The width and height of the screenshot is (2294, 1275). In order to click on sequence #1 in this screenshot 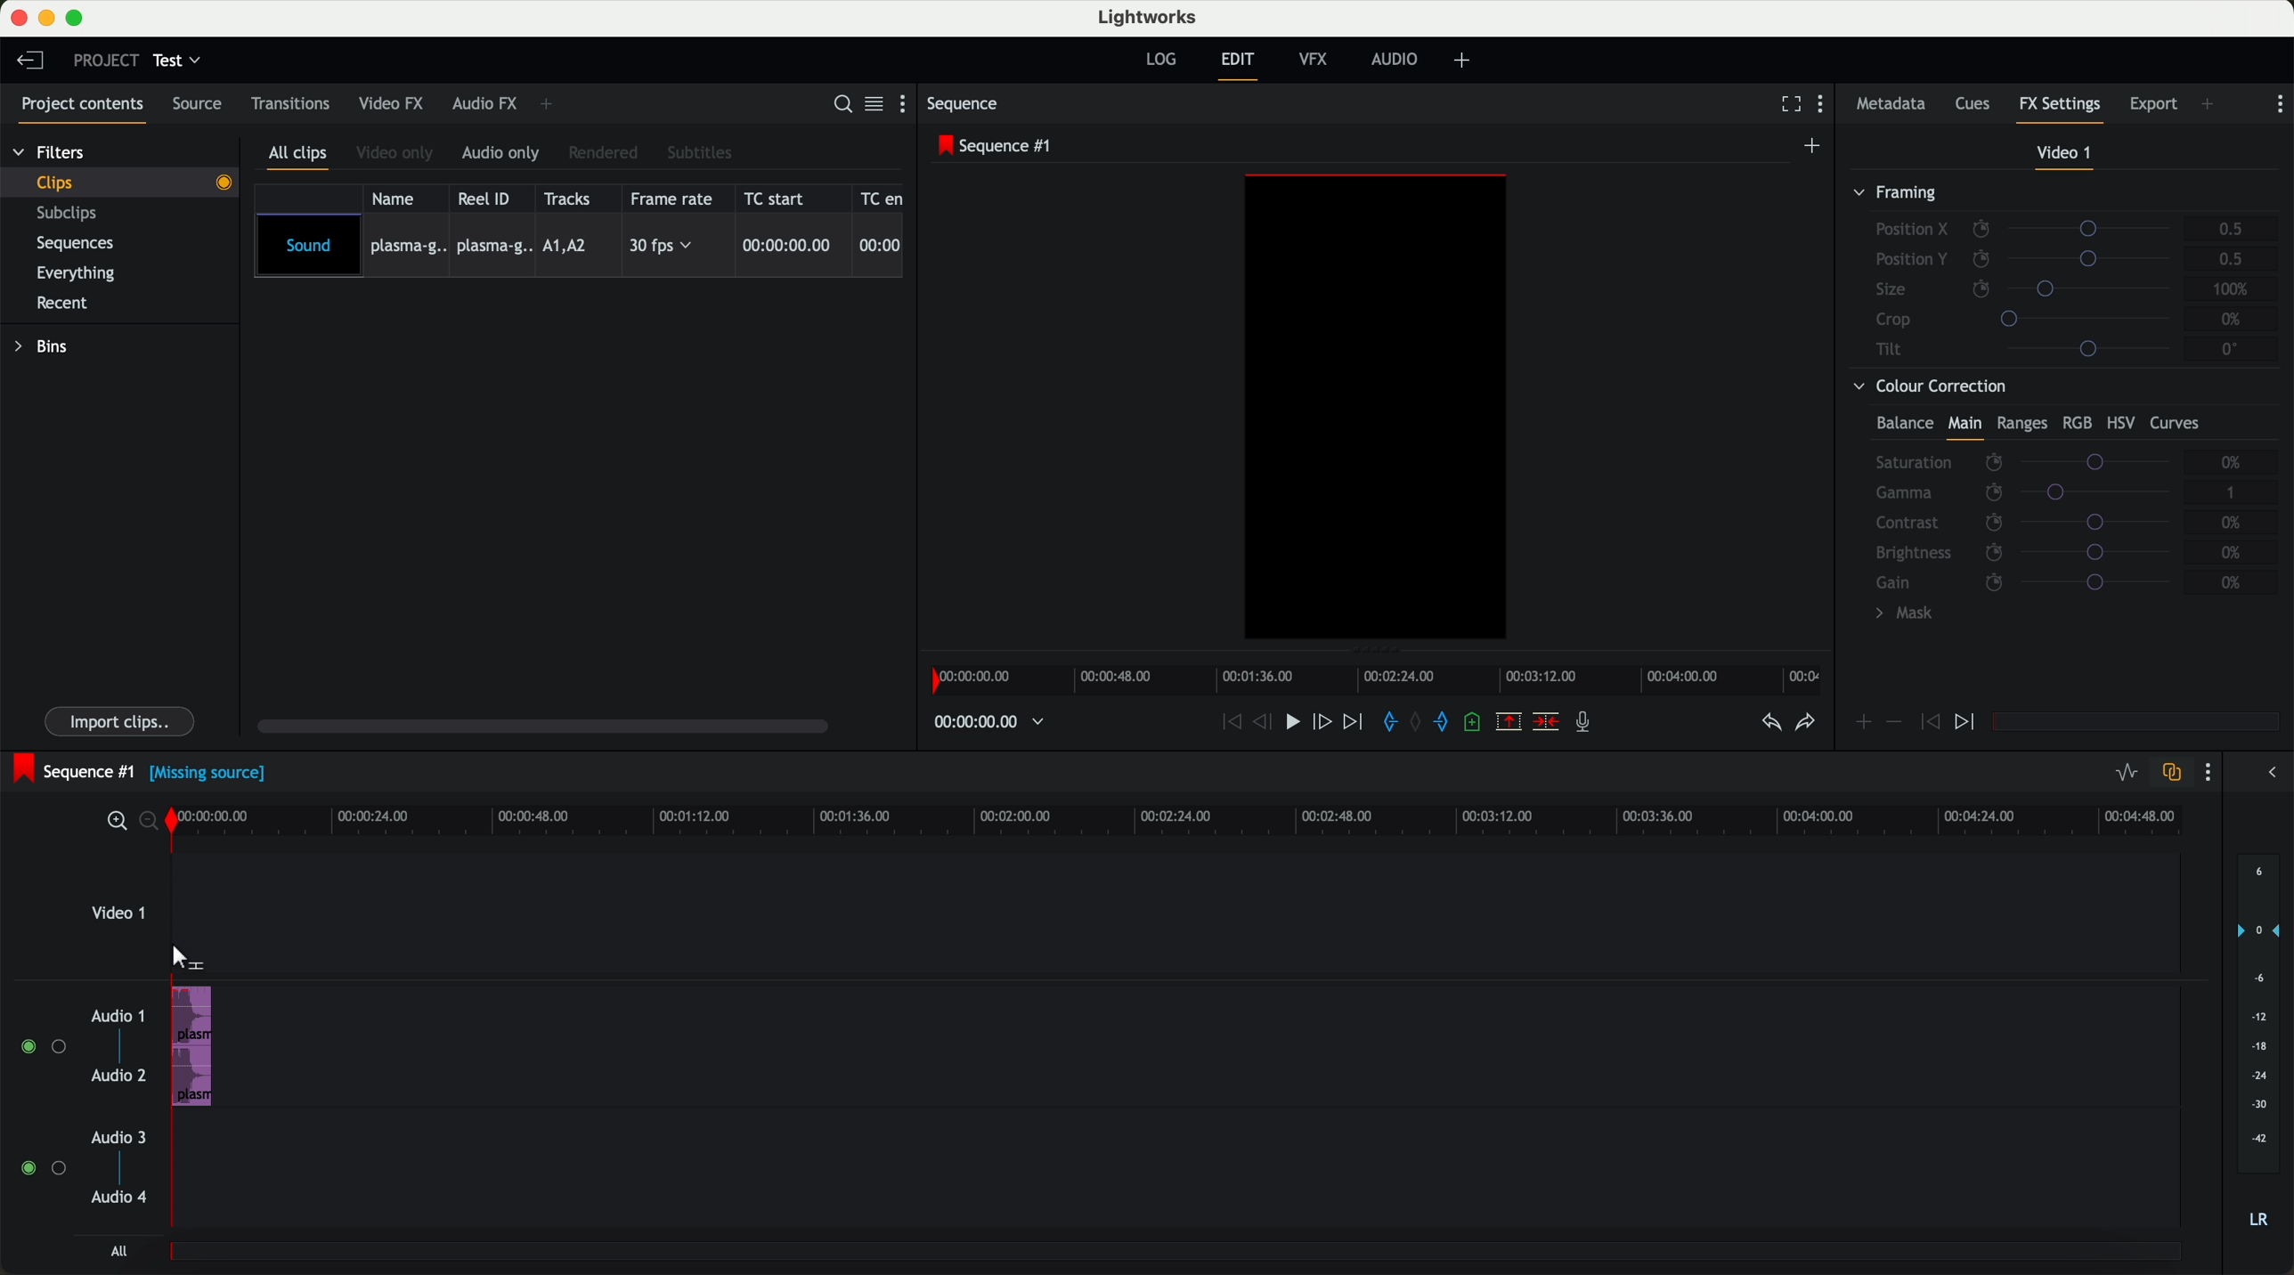, I will do `click(73, 768)`.